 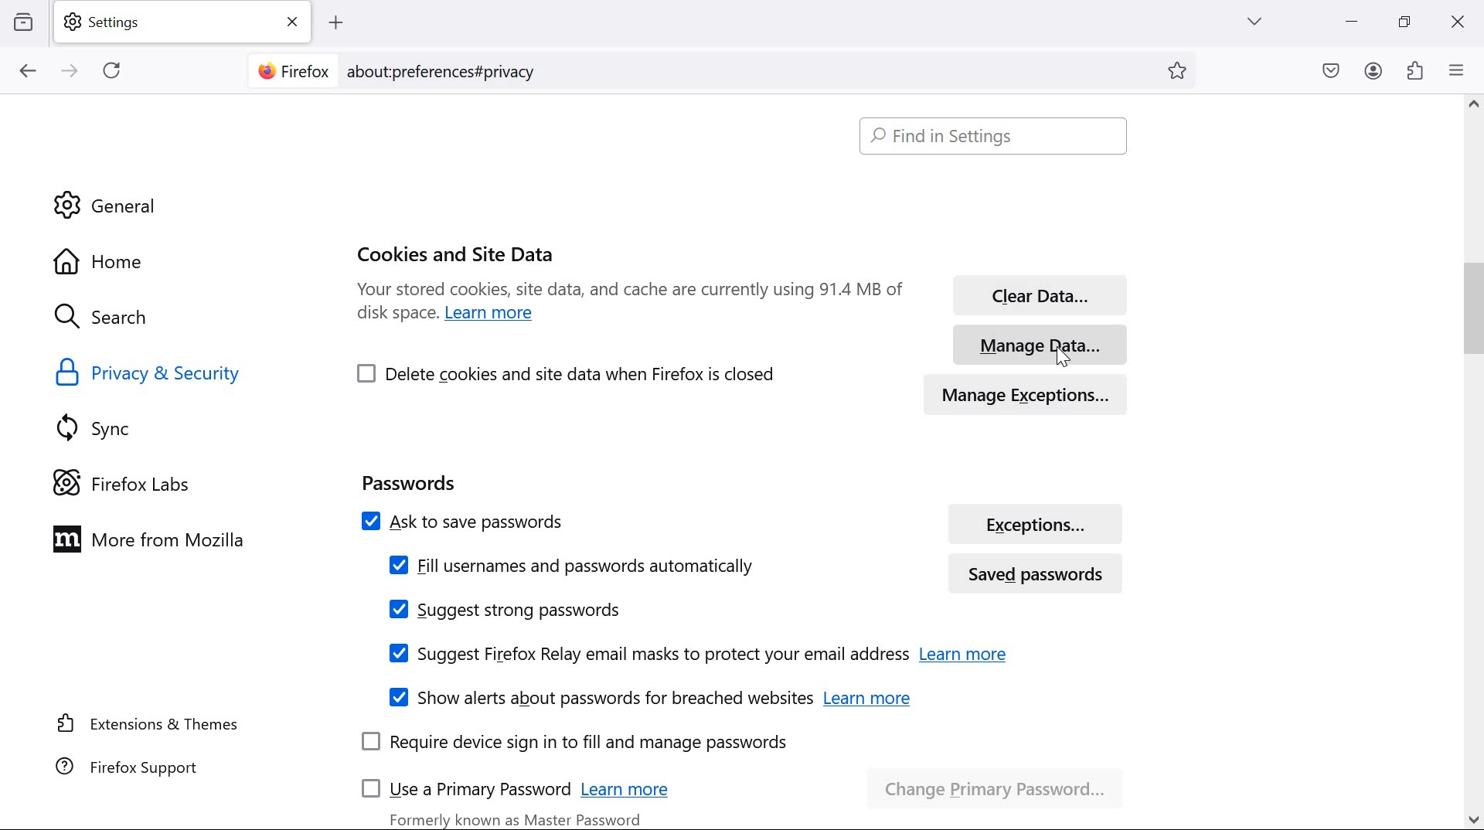 I want to click on extensions, so click(x=1416, y=70).